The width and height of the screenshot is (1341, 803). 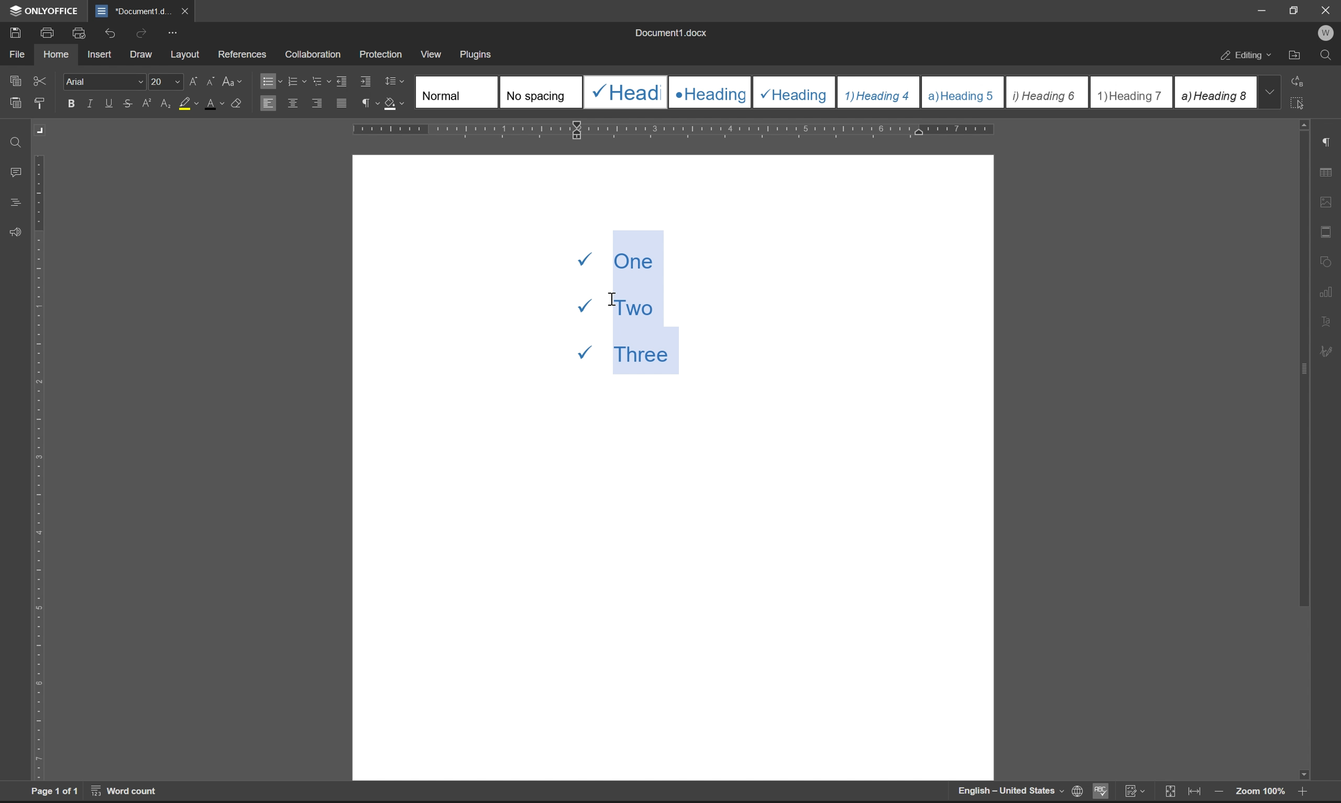 I want to click on Heading 7, so click(x=1131, y=93).